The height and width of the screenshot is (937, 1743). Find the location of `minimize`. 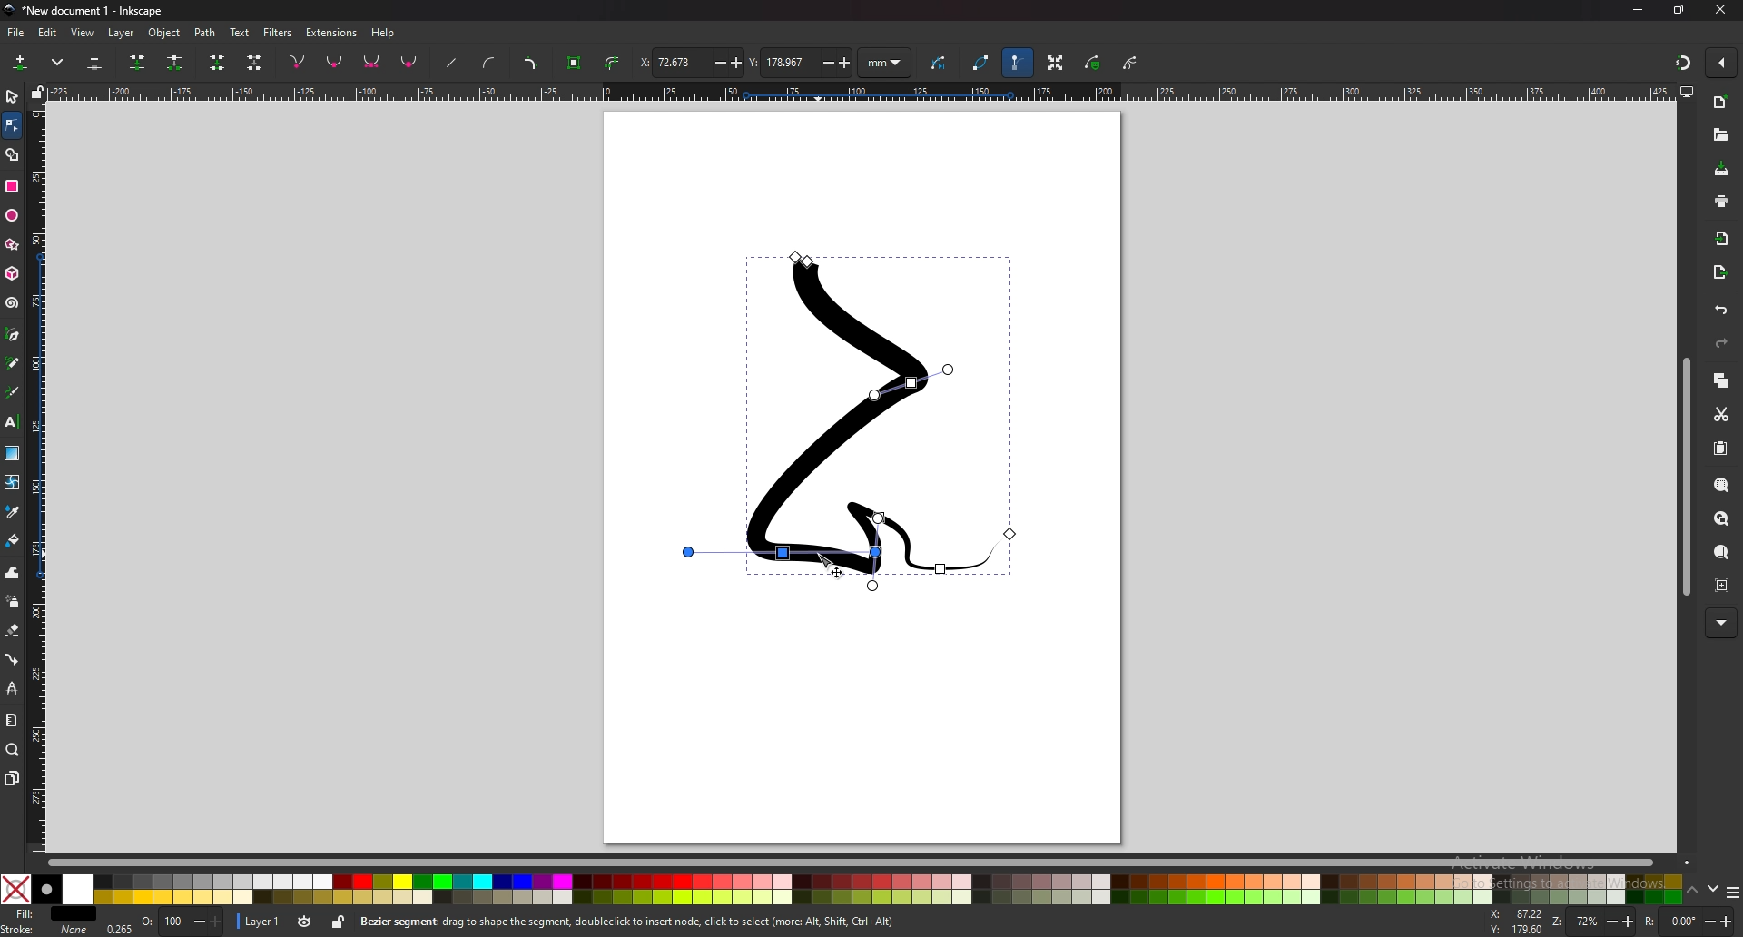

minimize is located at coordinates (1639, 10).